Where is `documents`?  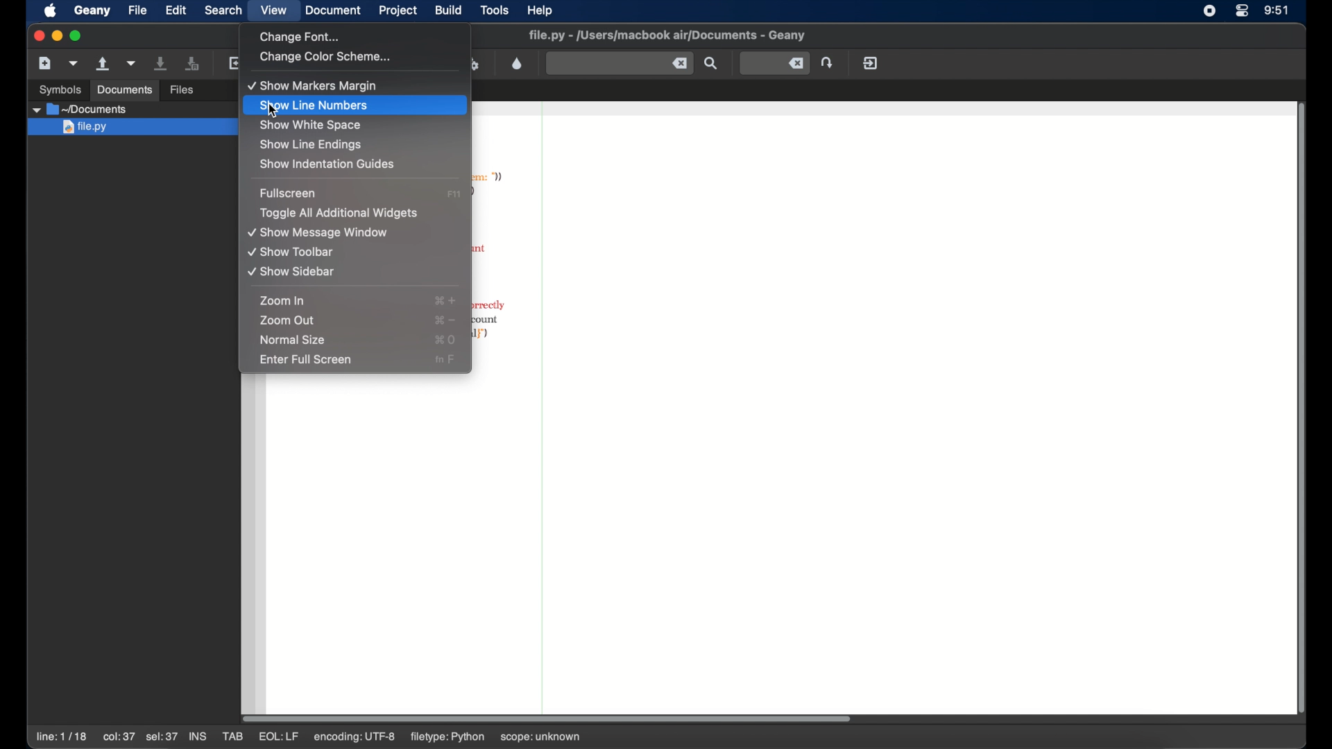 documents is located at coordinates (125, 91).